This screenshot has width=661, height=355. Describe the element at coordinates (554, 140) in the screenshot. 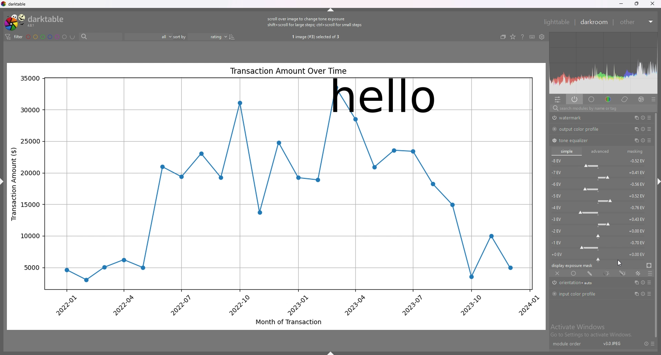

I see `switch off/on` at that location.